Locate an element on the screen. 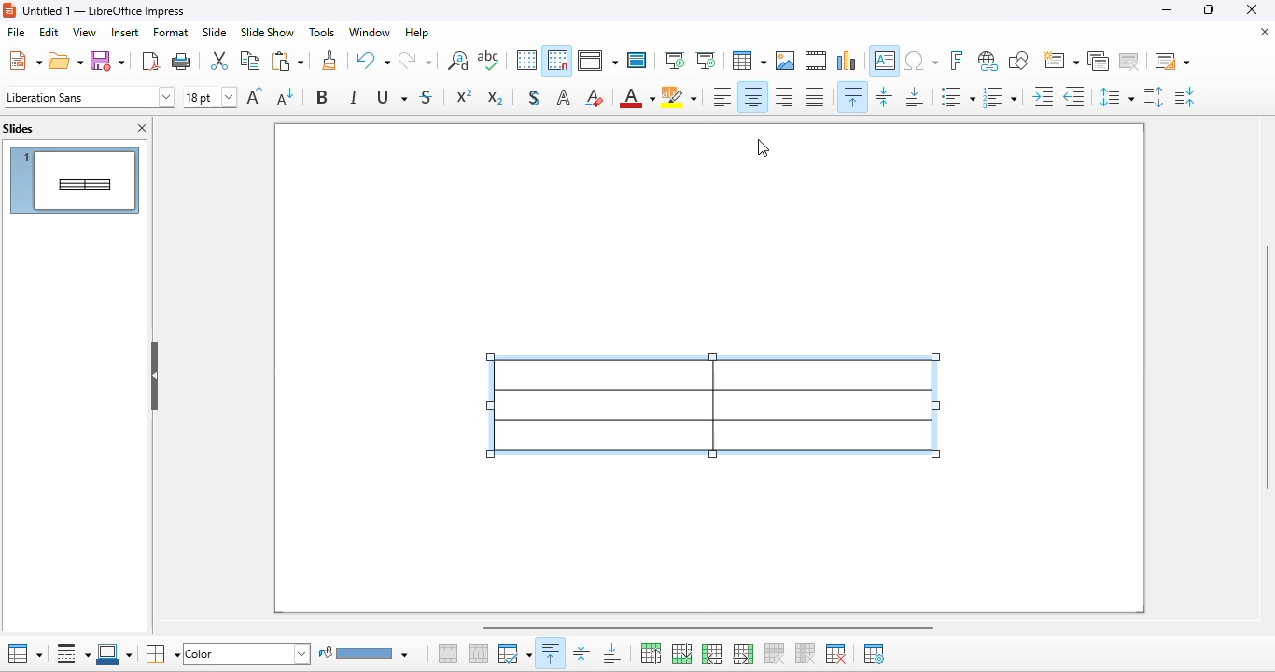 The width and height of the screenshot is (1275, 672). redo is located at coordinates (414, 60).